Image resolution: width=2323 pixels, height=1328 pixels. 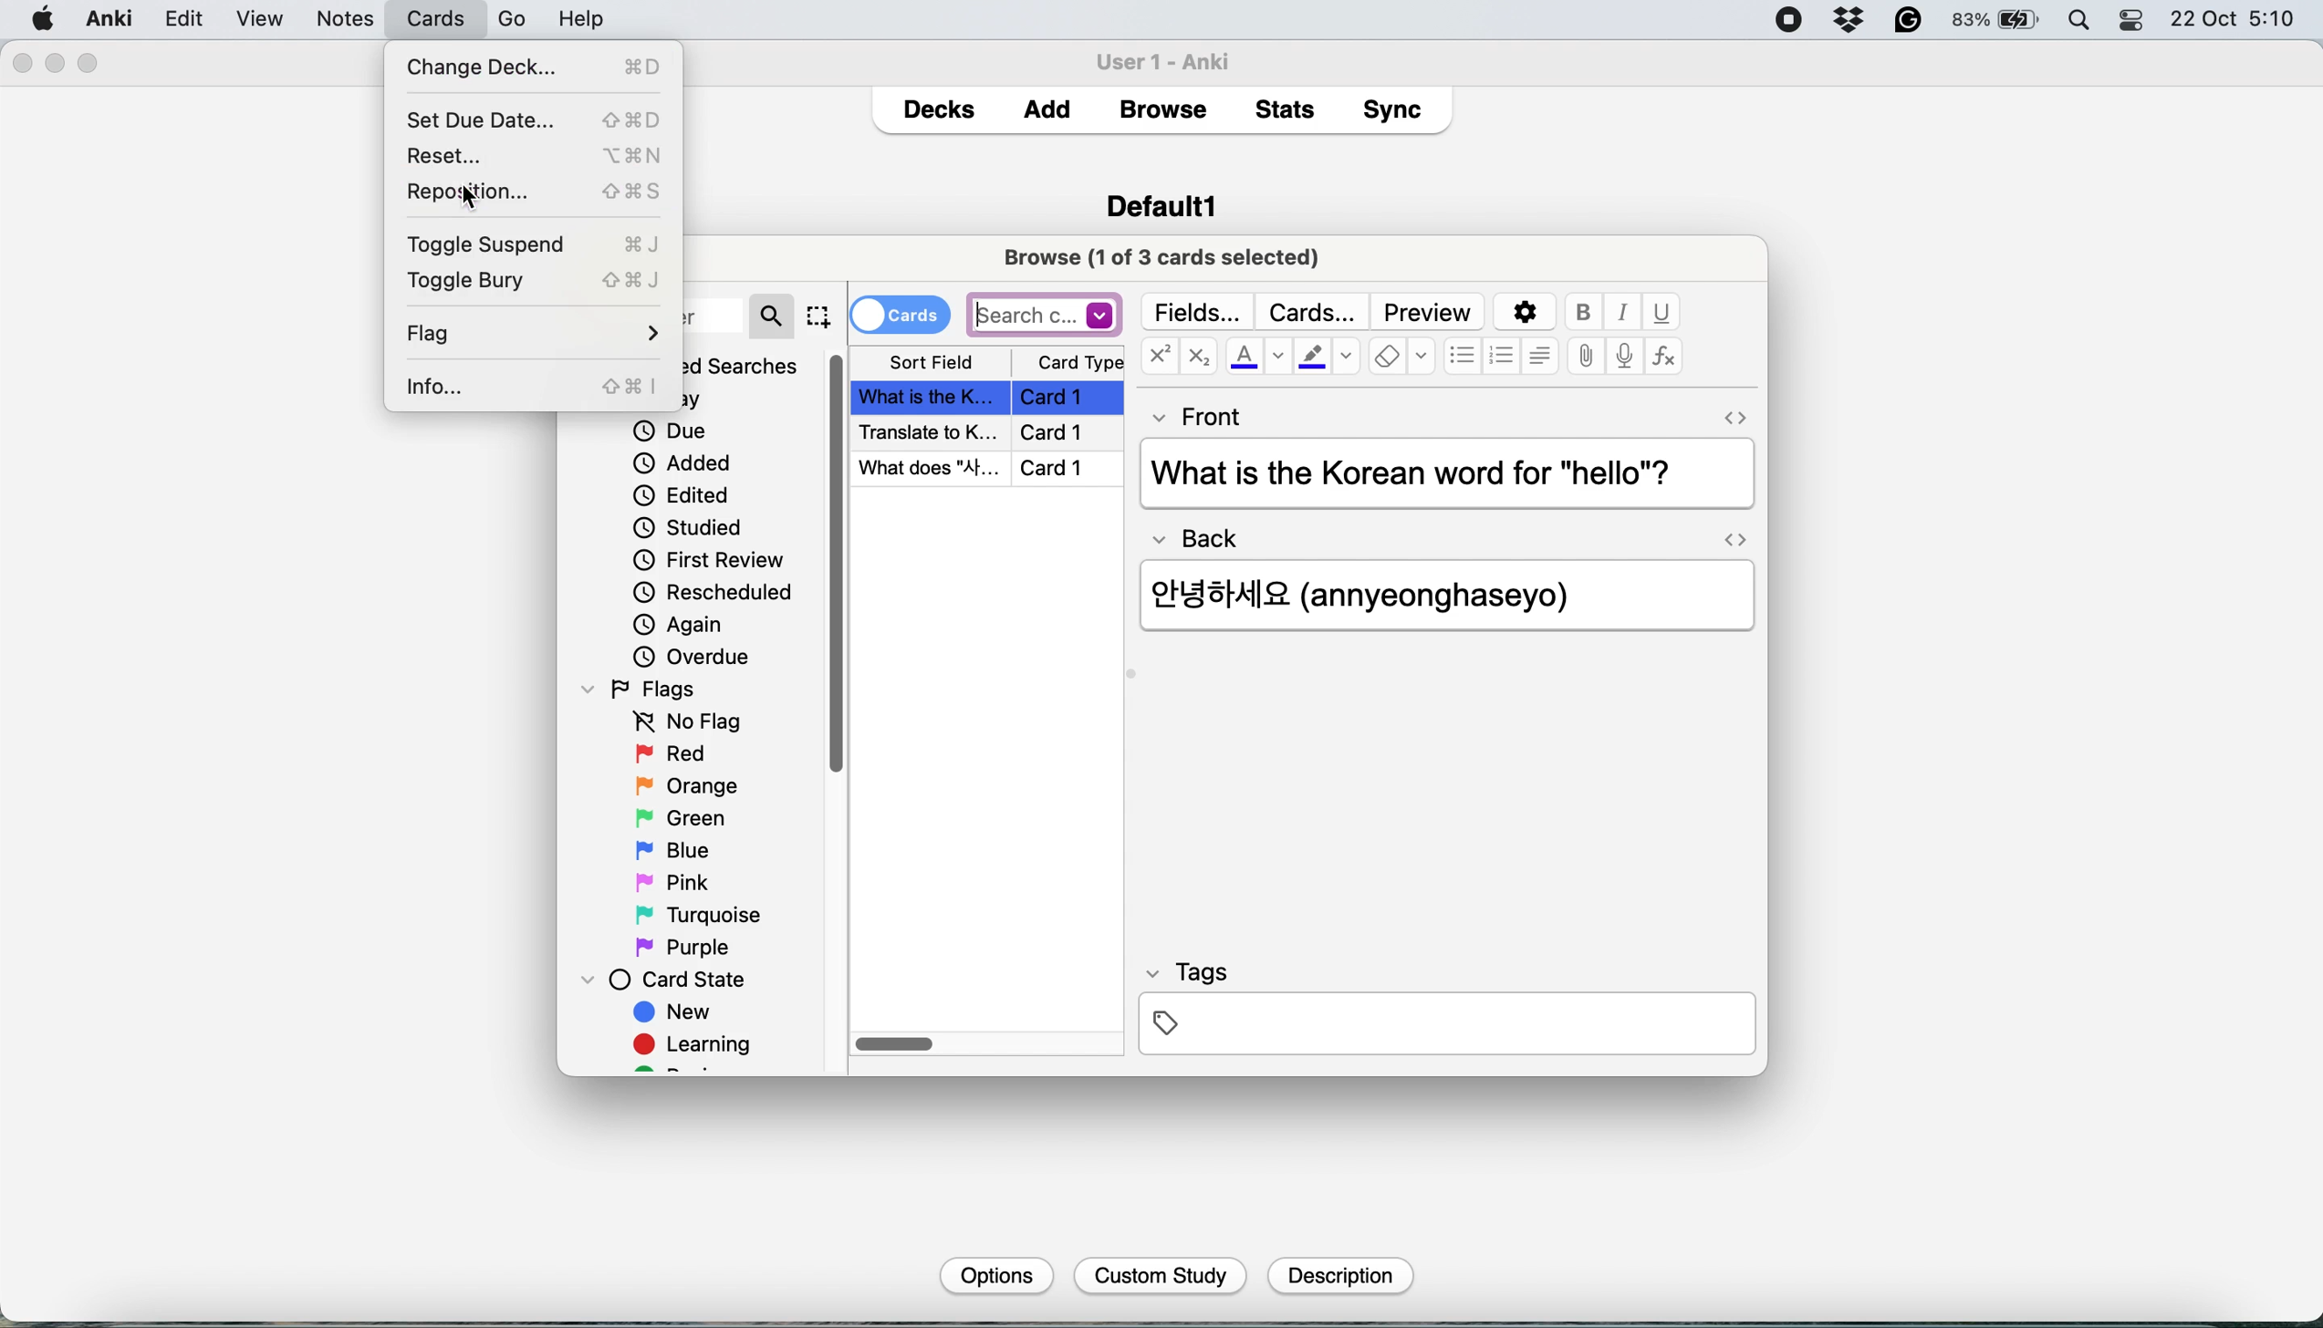 I want to click on overdue, so click(x=689, y=657).